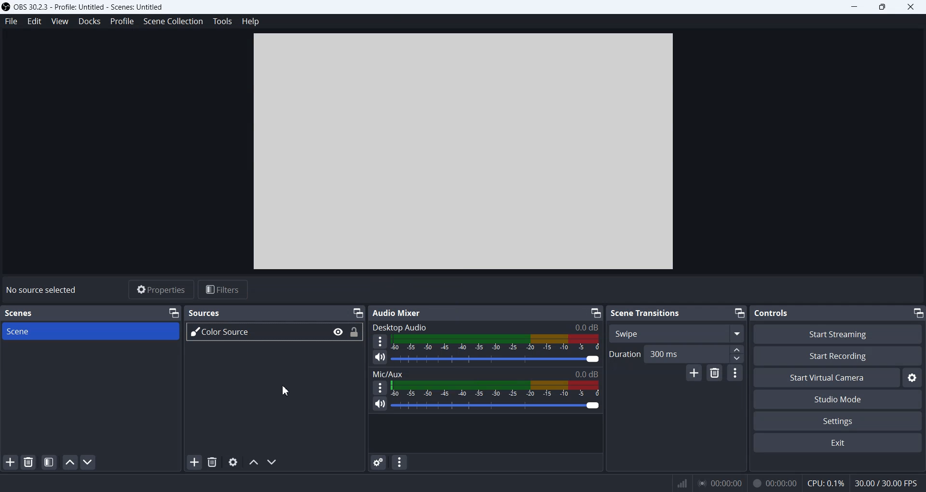 This screenshot has height=492, width=926. I want to click on Mute/ Unmute, so click(380, 358).